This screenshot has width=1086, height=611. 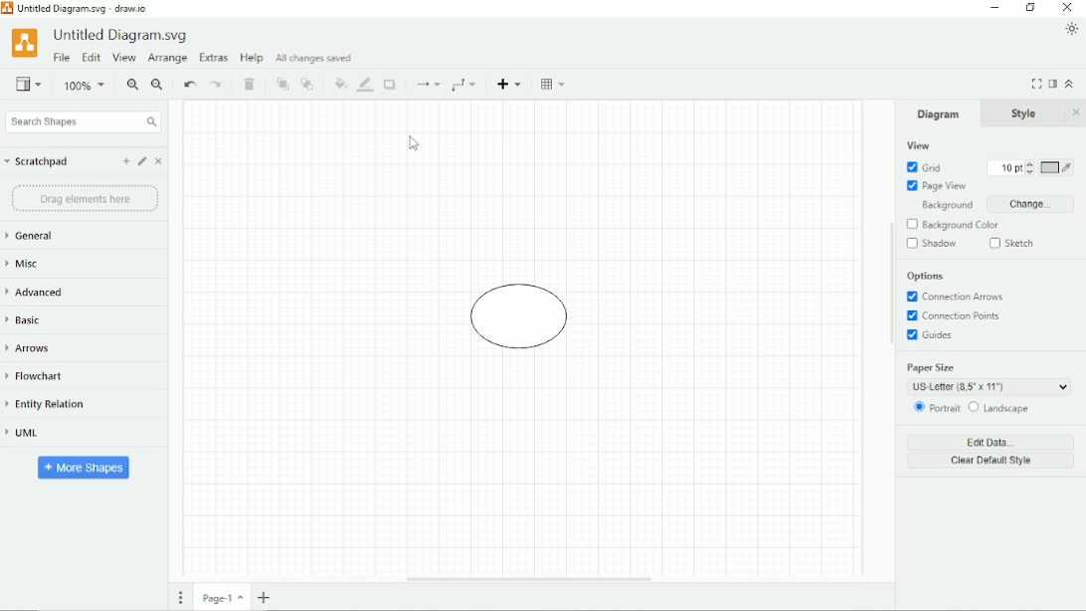 I want to click on Flowchart, so click(x=38, y=375).